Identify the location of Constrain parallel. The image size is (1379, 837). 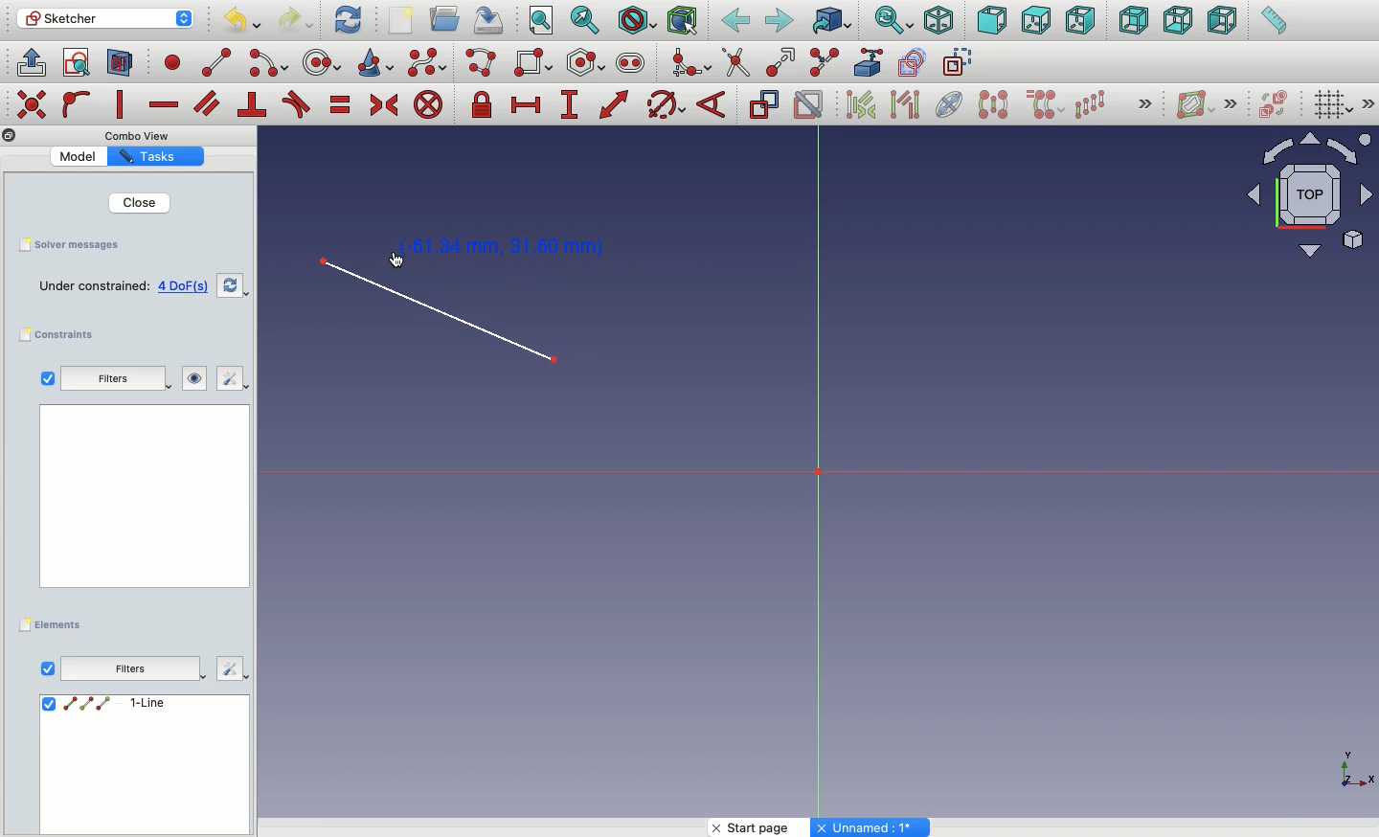
(207, 103).